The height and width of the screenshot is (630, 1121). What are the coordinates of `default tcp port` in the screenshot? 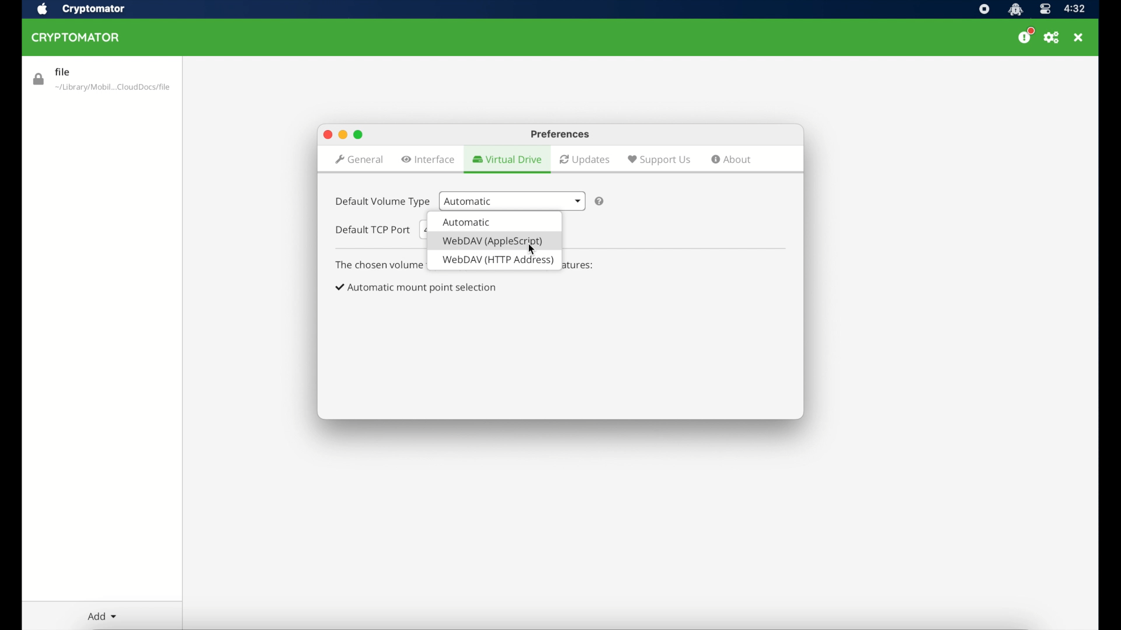 It's located at (373, 230).